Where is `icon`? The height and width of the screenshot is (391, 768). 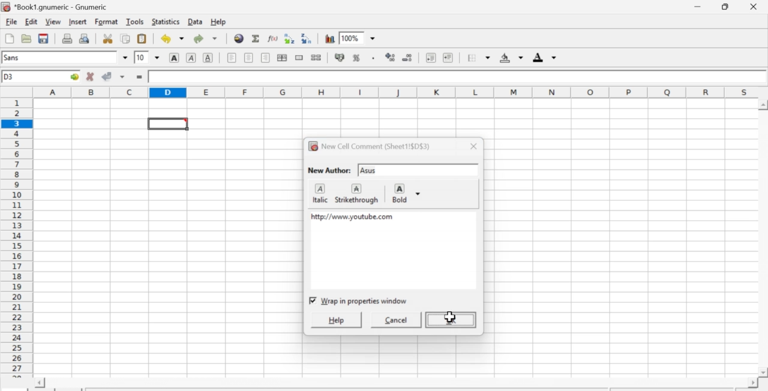
icon is located at coordinates (6, 7).